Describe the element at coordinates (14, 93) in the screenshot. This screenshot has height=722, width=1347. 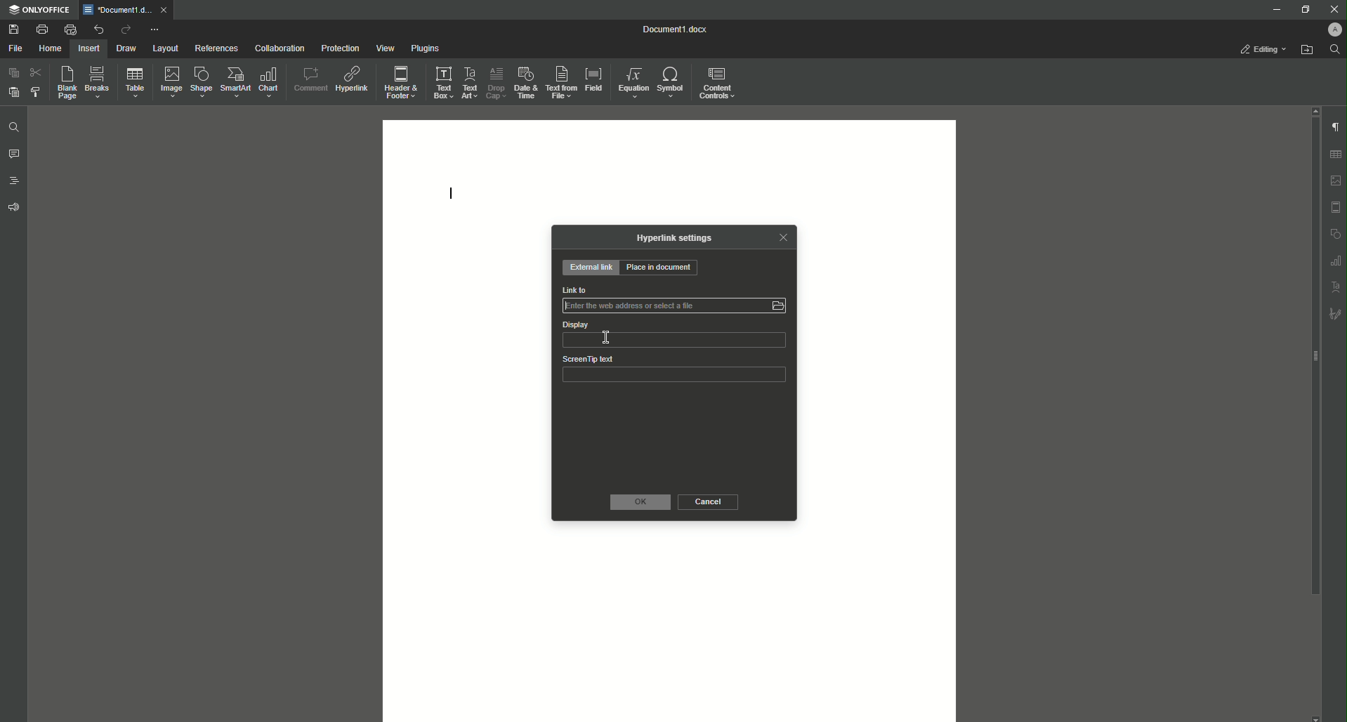
I see `Paste` at that location.